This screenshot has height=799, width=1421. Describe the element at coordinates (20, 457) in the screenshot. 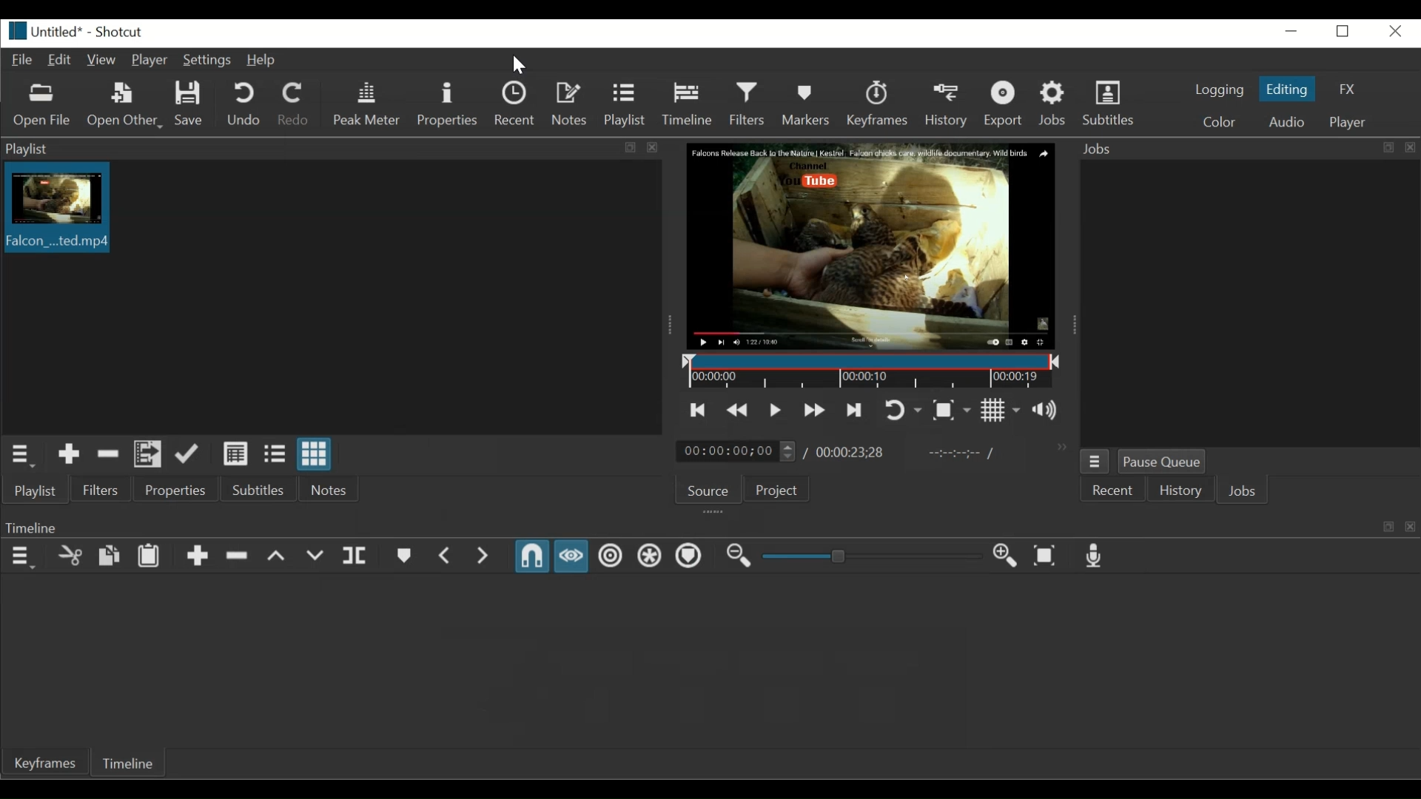

I see `Playlist Menu` at that location.